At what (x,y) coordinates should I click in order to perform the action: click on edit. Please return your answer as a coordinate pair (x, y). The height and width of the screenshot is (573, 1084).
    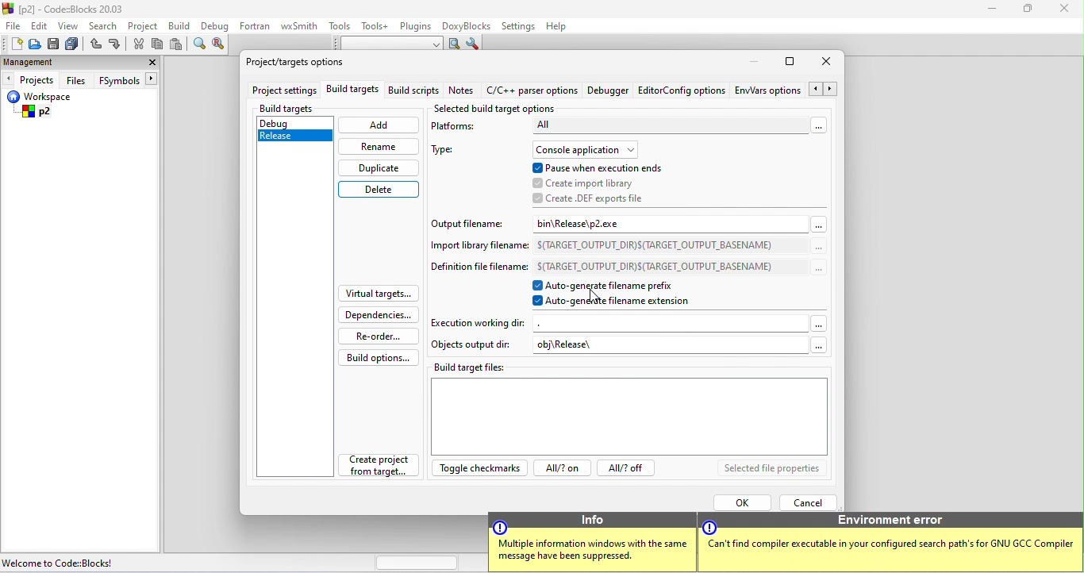
    Looking at the image, I should click on (40, 27).